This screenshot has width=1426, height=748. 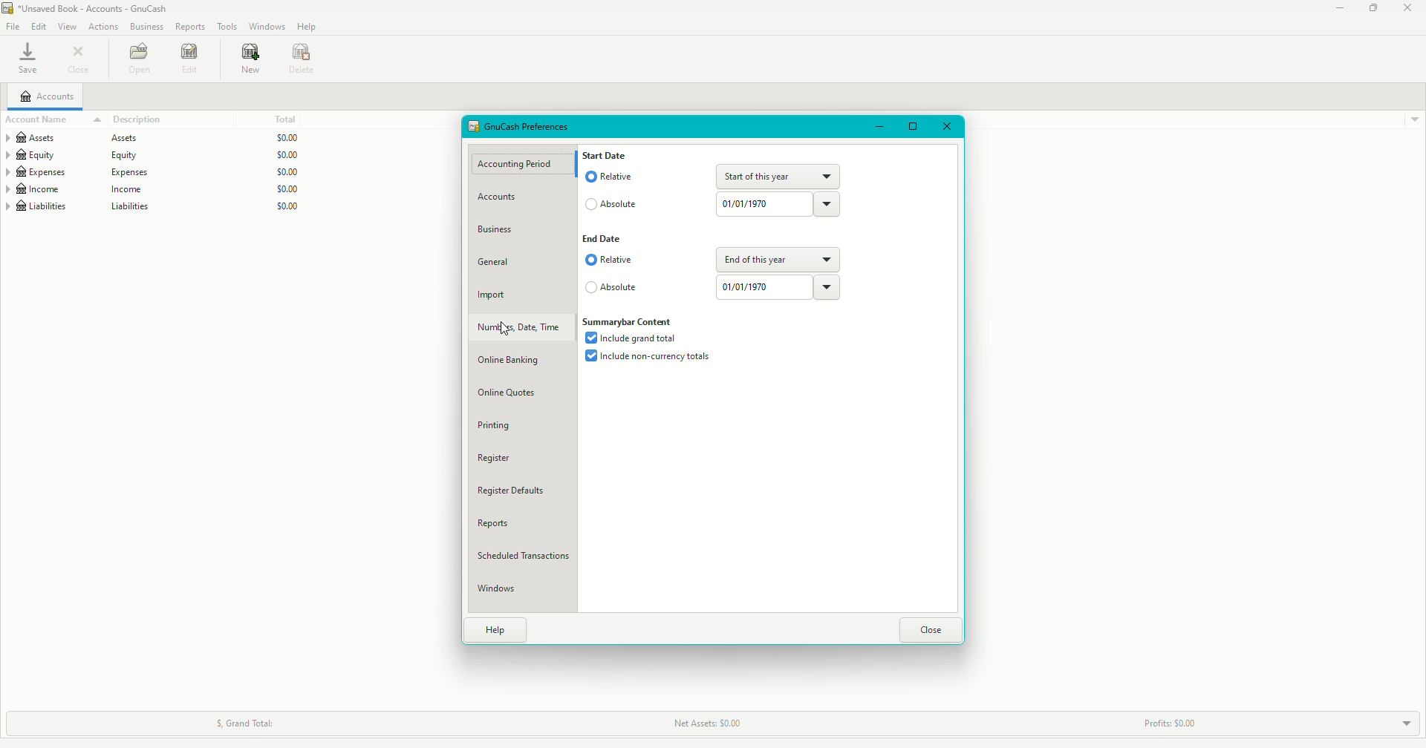 I want to click on Online Banking, so click(x=518, y=361).